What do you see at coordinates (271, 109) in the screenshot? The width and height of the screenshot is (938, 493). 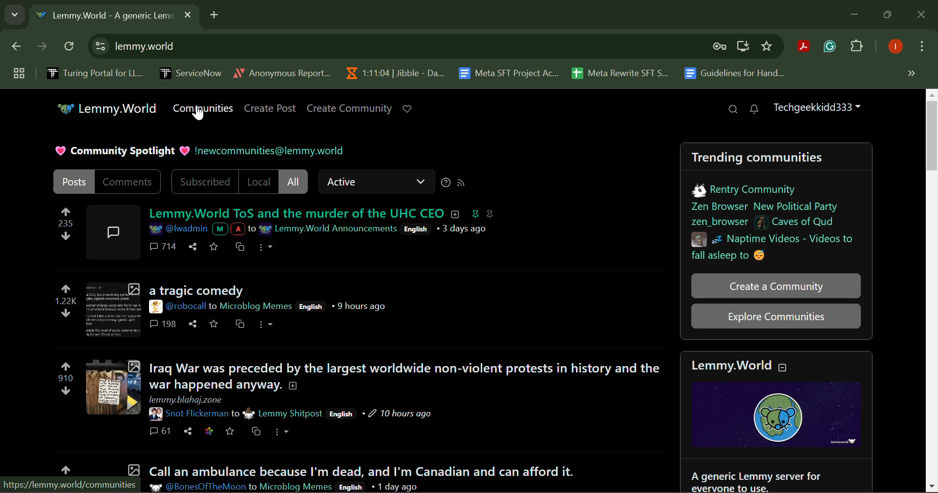 I see `Create Post` at bounding box center [271, 109].